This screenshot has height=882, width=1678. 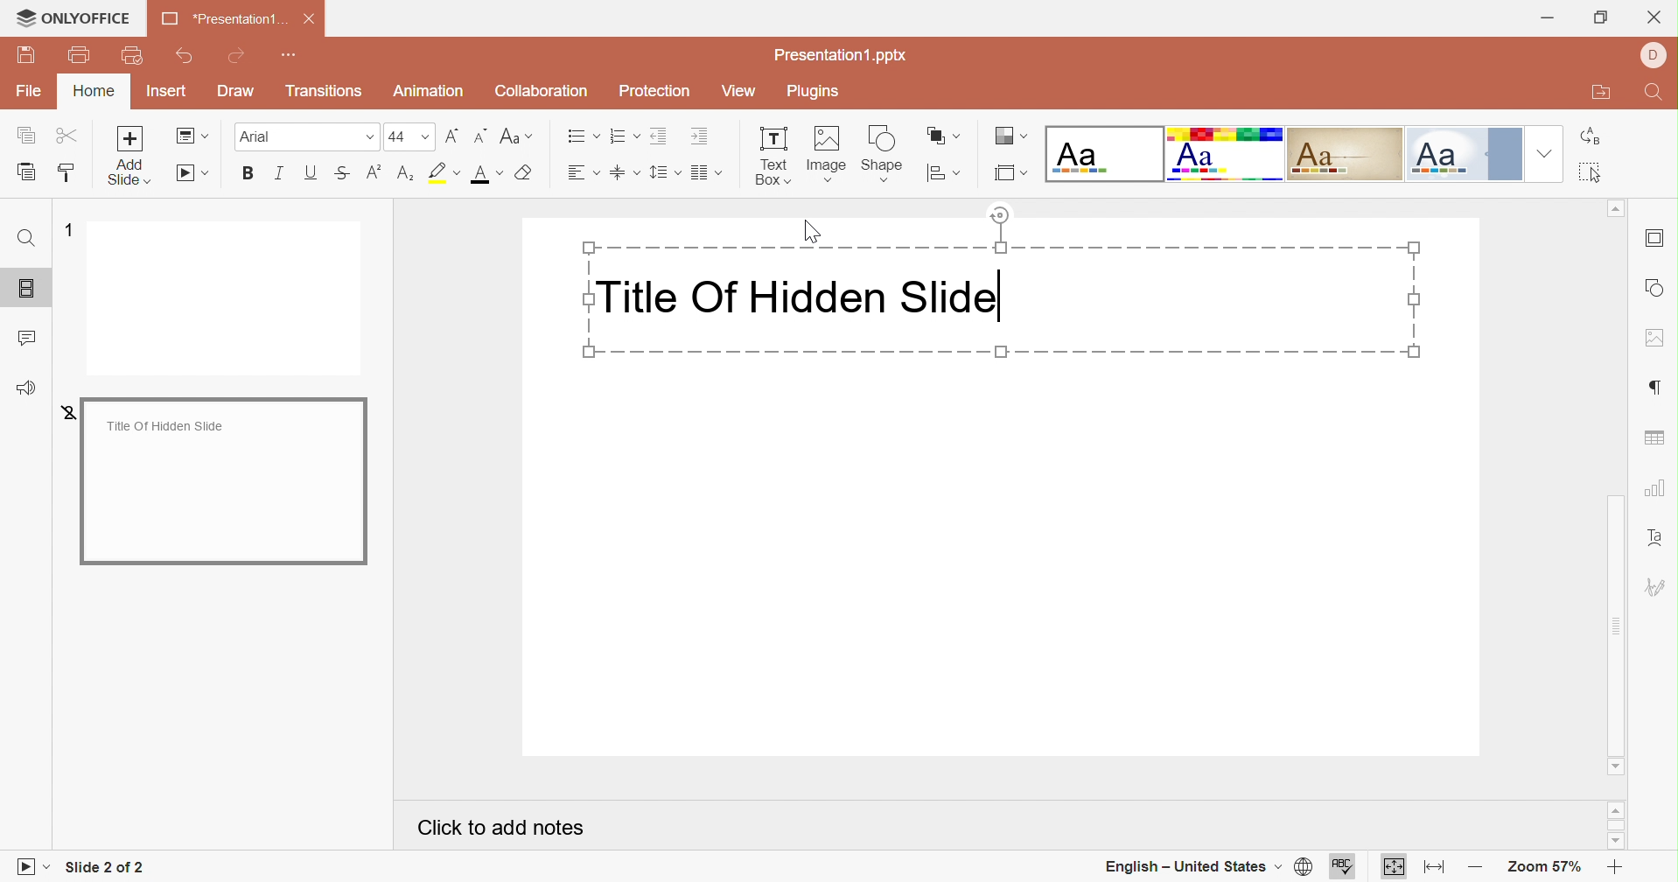 What do you see at coordinates (1657, 438) in the screenshot?
I see `Table settings` at bounding box center [1657, 438].